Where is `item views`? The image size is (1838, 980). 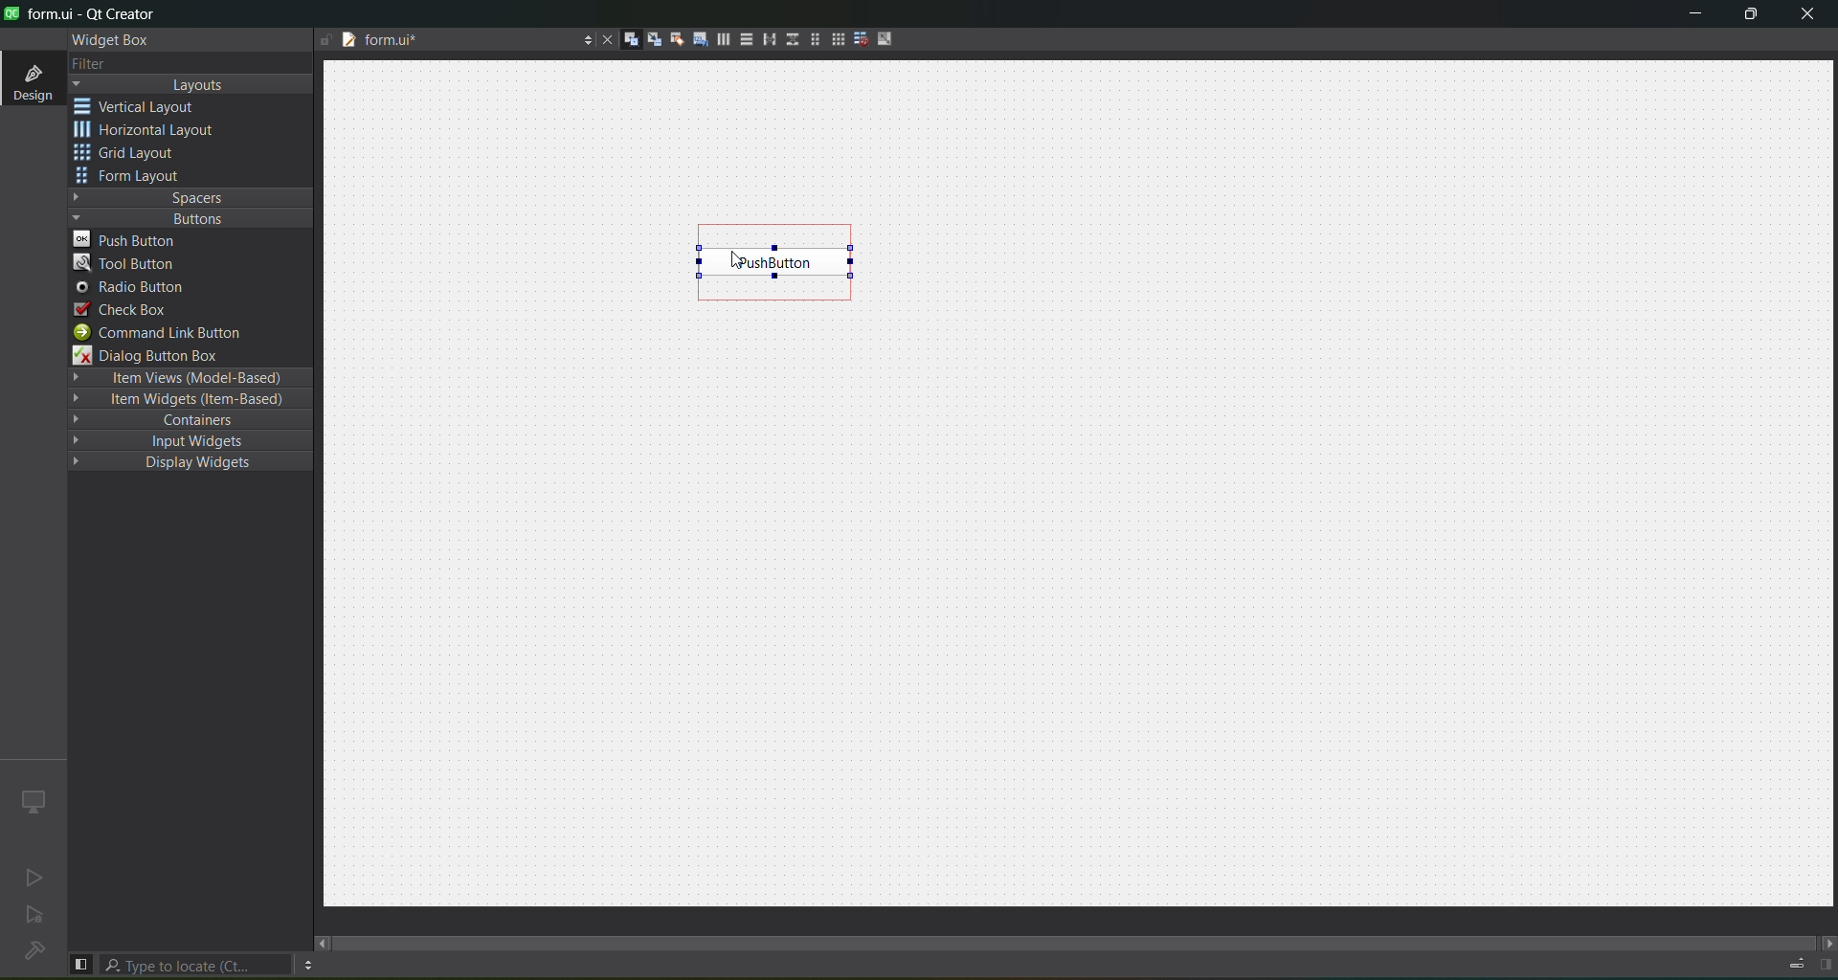 item views is located at coordinates (188, 377).